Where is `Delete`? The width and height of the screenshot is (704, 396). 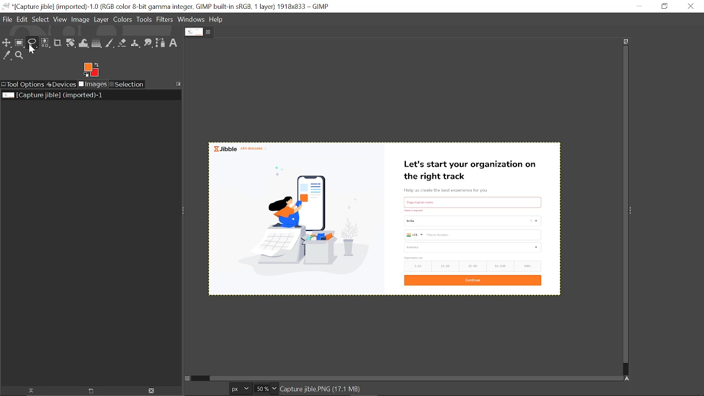 Delete is located at coordinates (151, 391).